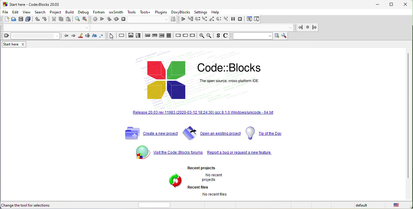 This screenshot has width=413, height=209. I want to click on debug, so click(83, 13).